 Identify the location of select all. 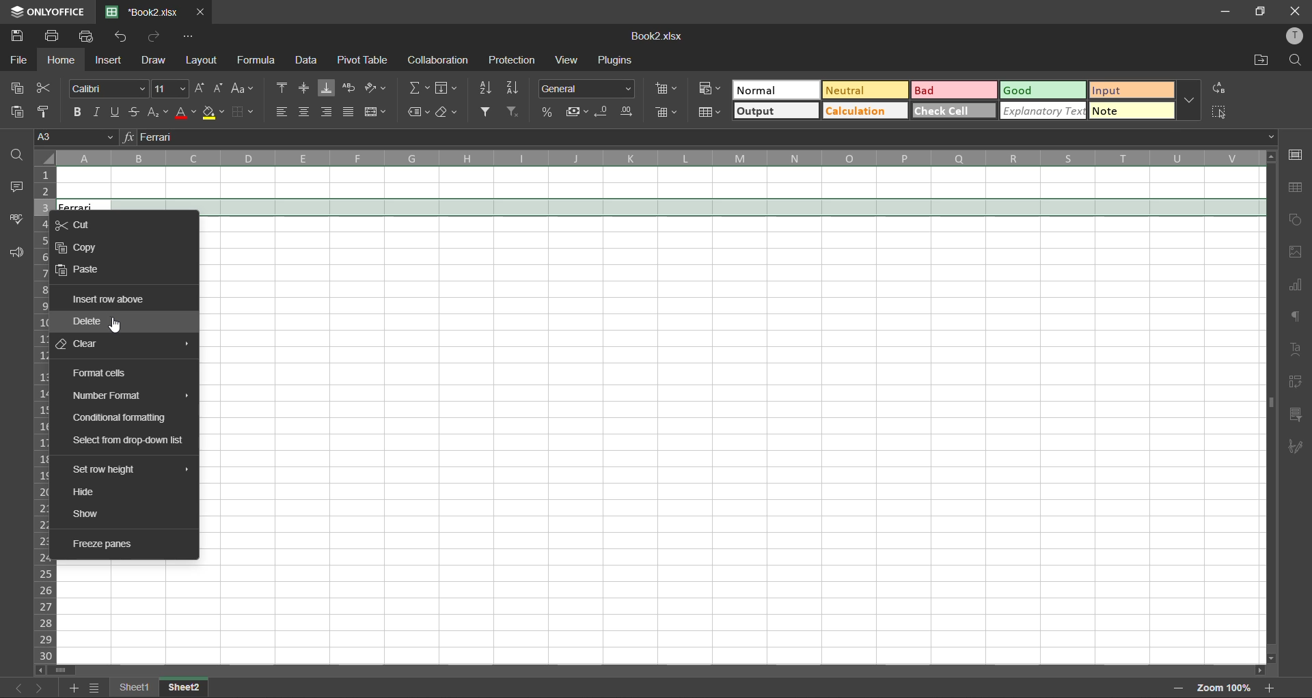
(1223, 115).